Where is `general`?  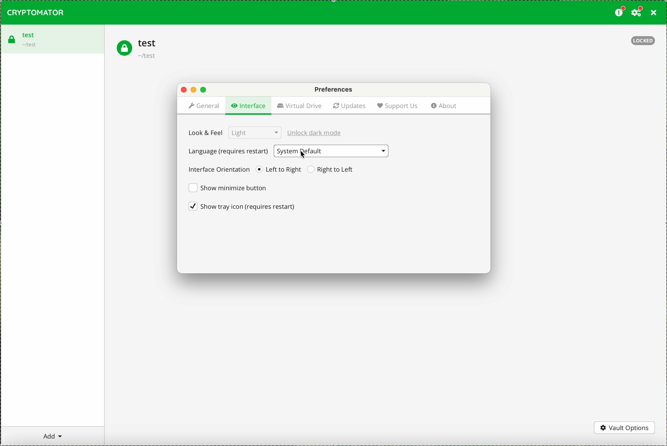
general is located at coordinates (205, 106).